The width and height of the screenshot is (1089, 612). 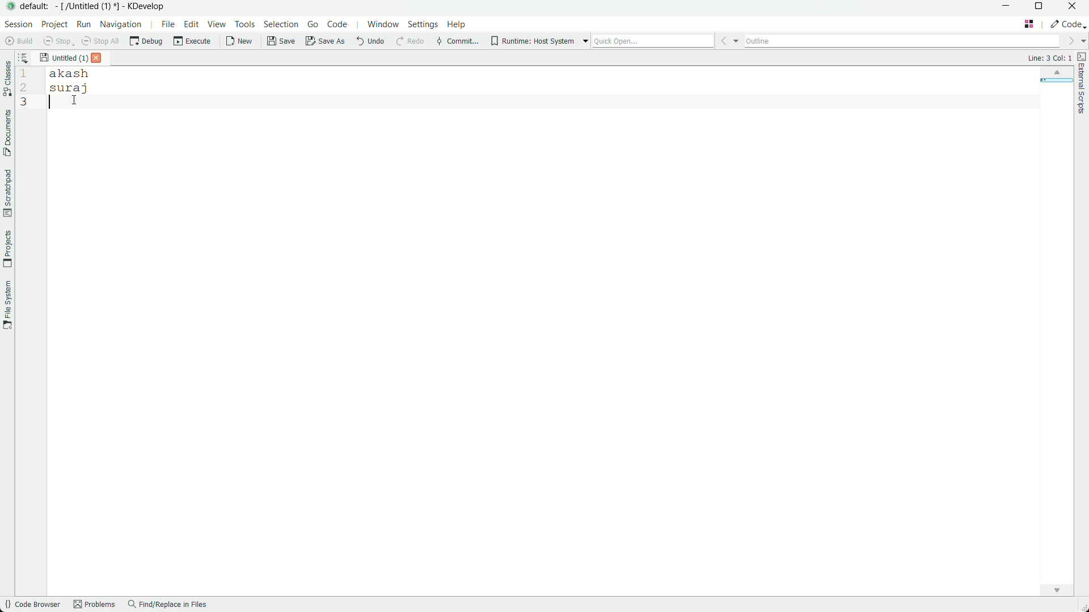 What do you see at coordinates (92, 6) in the screenshot?
I see `app name and location - default: [/Untitled (1) *] - KDevelop` at bounding box center [92, 6].